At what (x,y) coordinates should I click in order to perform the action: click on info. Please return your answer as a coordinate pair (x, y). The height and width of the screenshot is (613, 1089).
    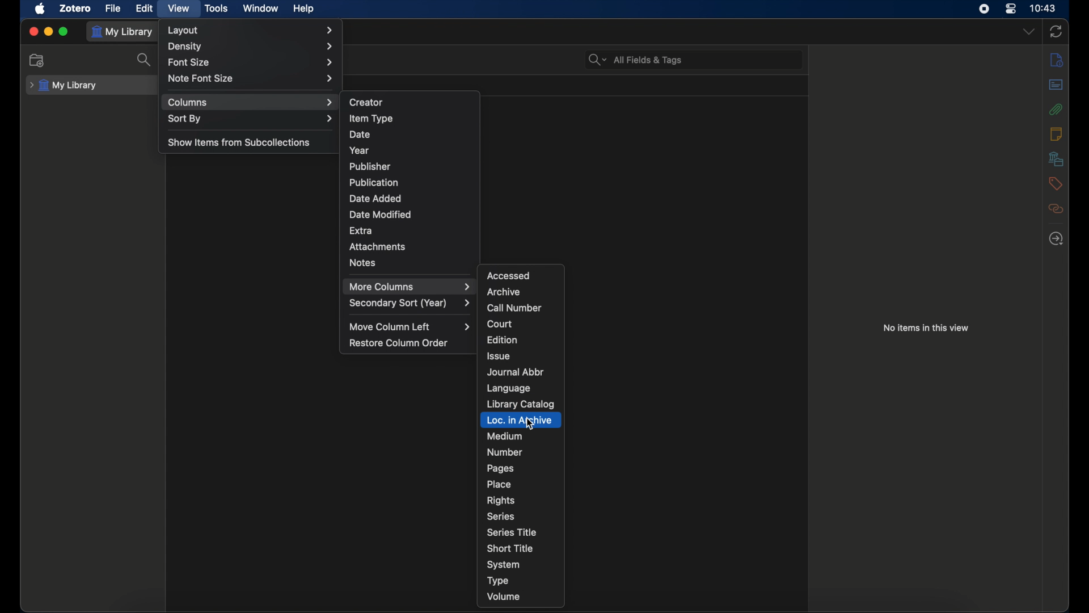
    Looking at the image, I should click on (1056, 60).